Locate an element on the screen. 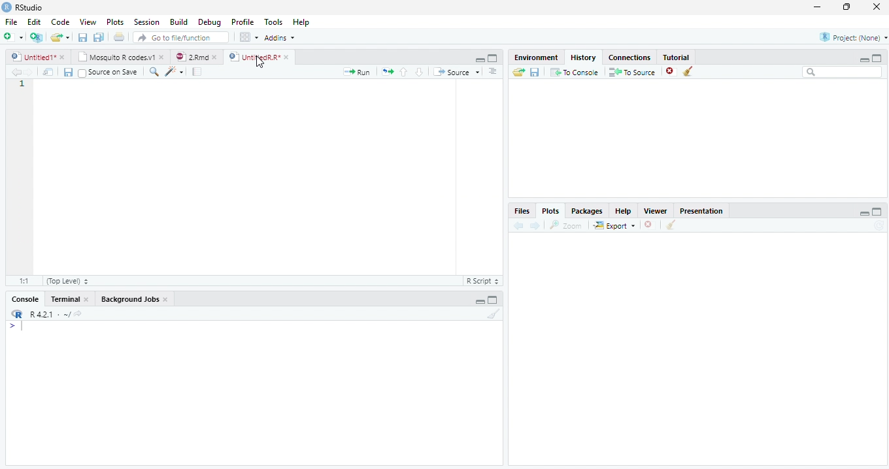 This screenshot has height=469, width=889. Maximize is located at coordinates (878, 57).